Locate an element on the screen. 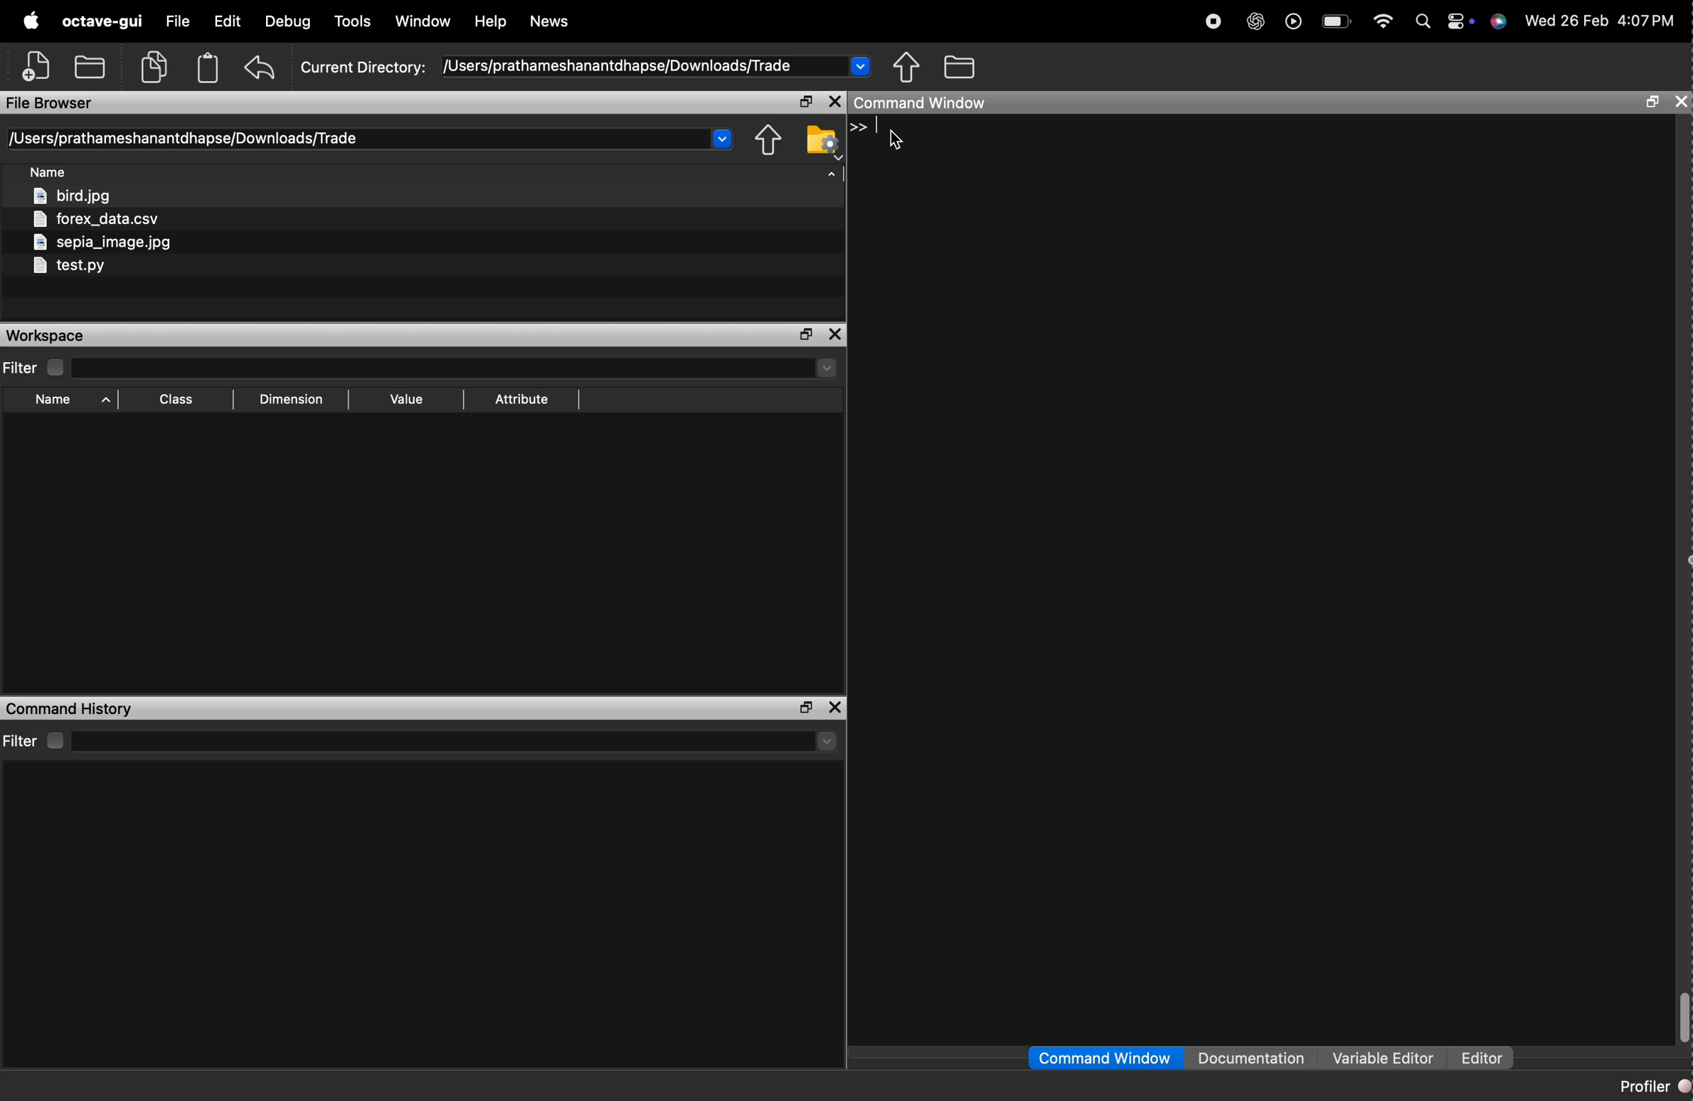 This screenshot has height=1101, width=1693. octave-gui is located at coordinates (103, 23).